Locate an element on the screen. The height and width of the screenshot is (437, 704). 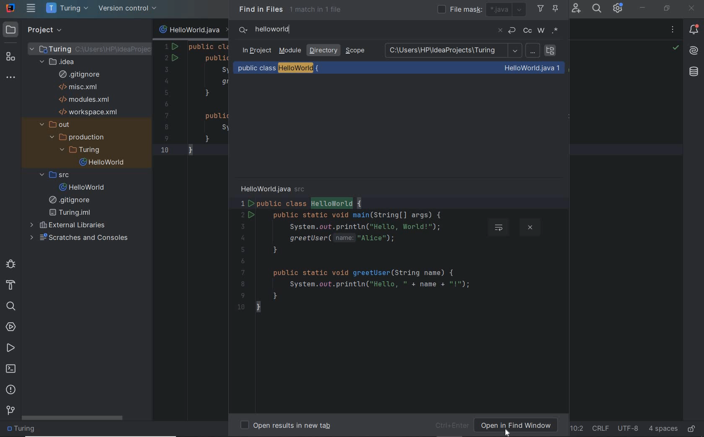
structure is located at coordinates (12, 57).